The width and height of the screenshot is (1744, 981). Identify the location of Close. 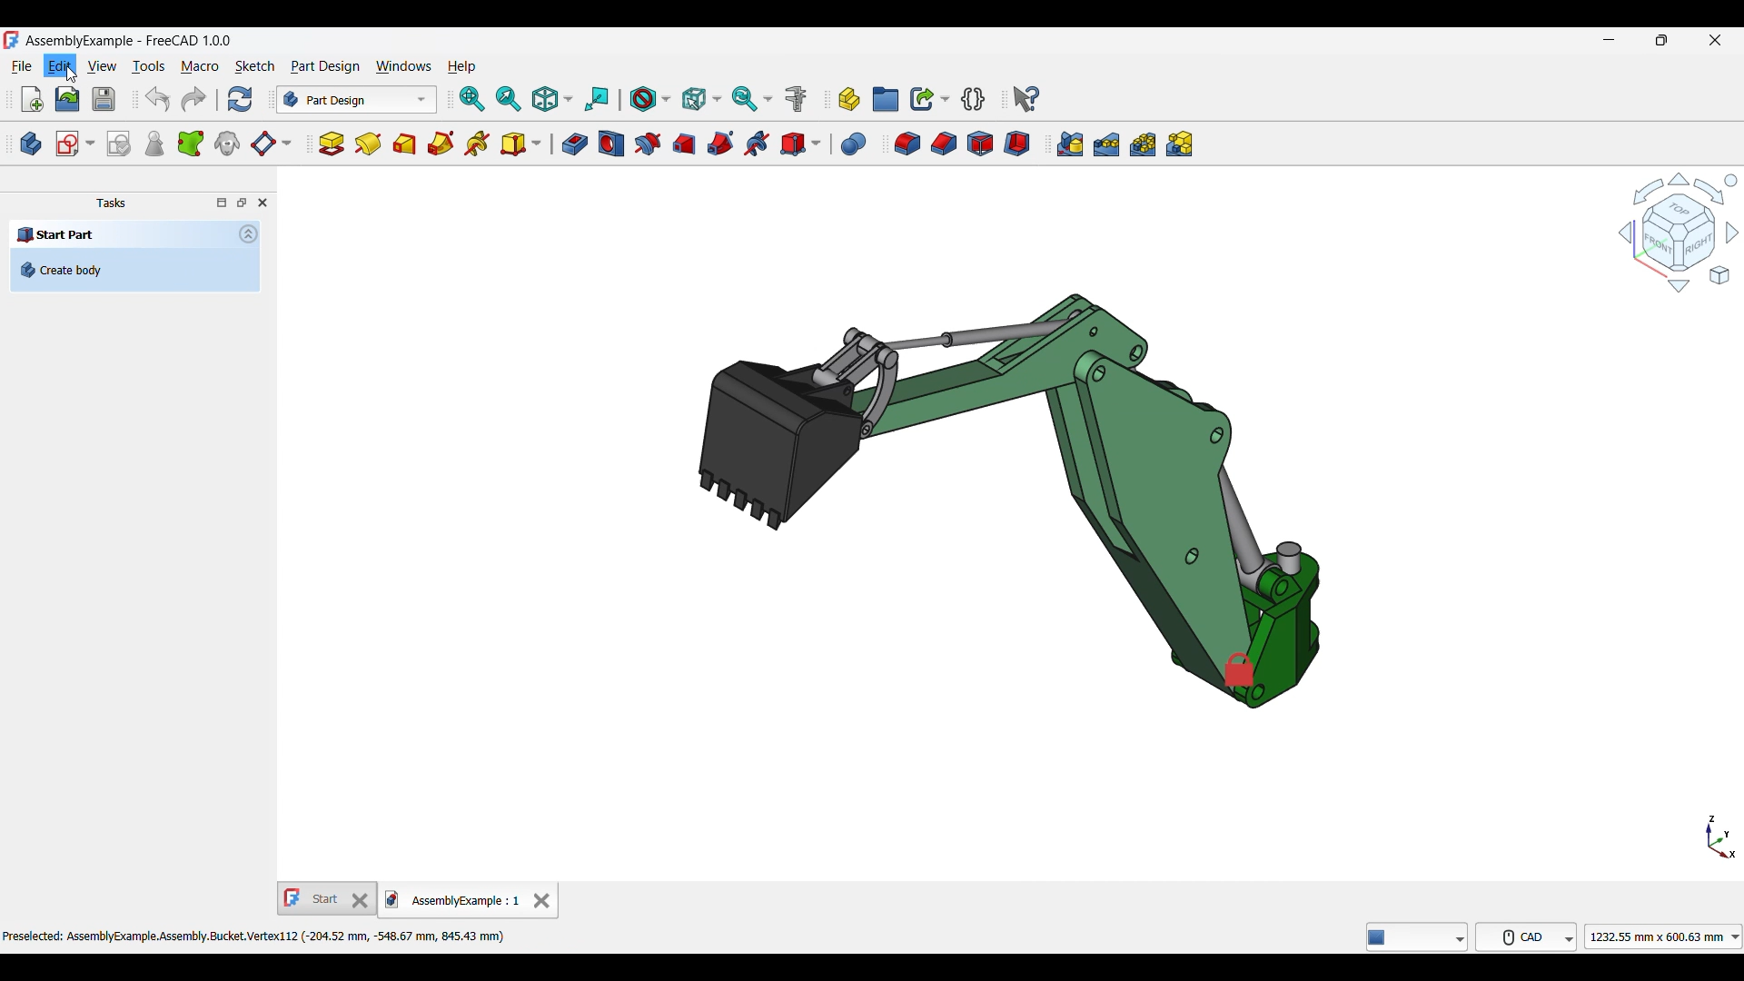
(263, 203).